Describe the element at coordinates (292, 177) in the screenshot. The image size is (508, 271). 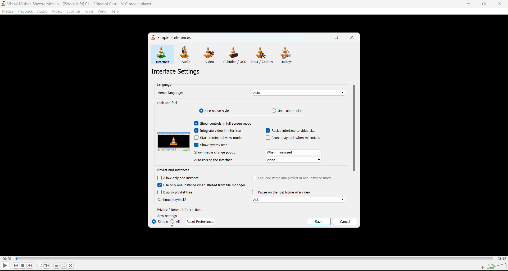
I see `enqueue items in a playlist` at that location.